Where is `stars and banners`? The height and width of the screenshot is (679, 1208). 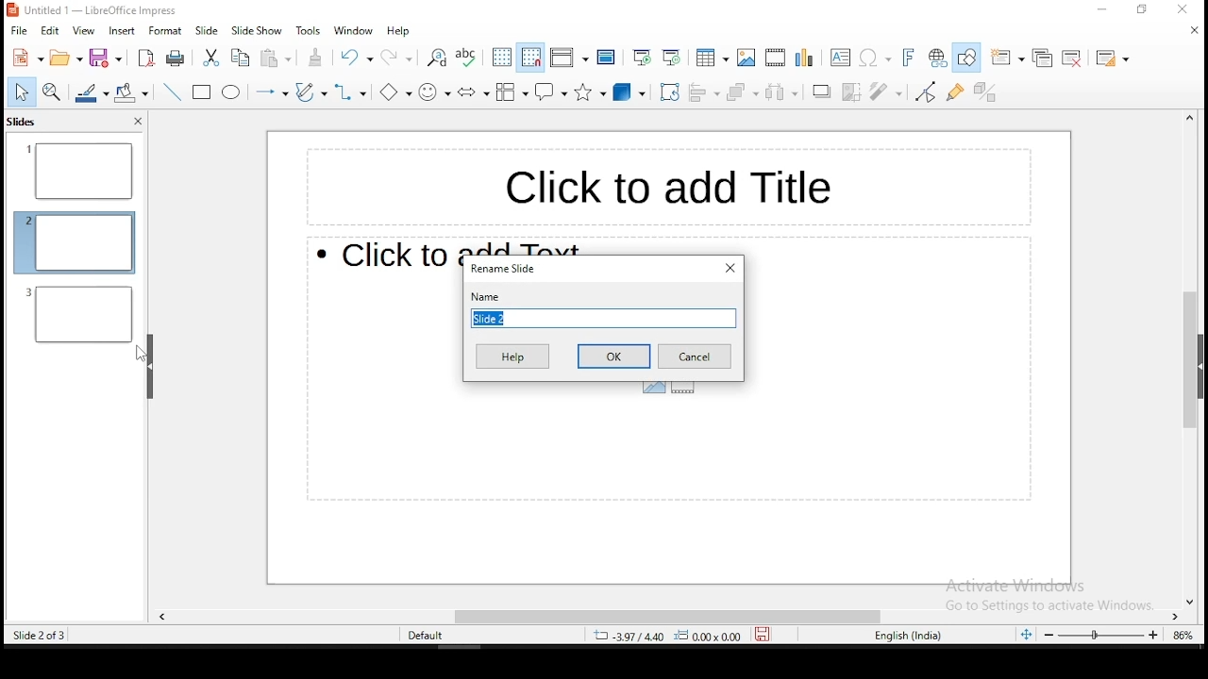 stars and banners is located at coordinates (593, 93).